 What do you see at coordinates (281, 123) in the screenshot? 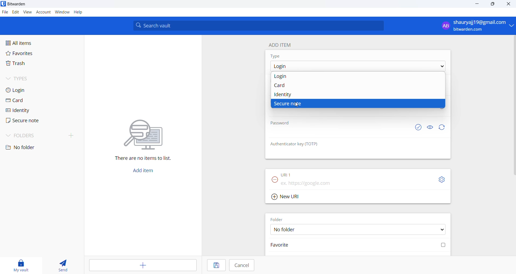
I see `password heading` at bounding box center [281, 123].